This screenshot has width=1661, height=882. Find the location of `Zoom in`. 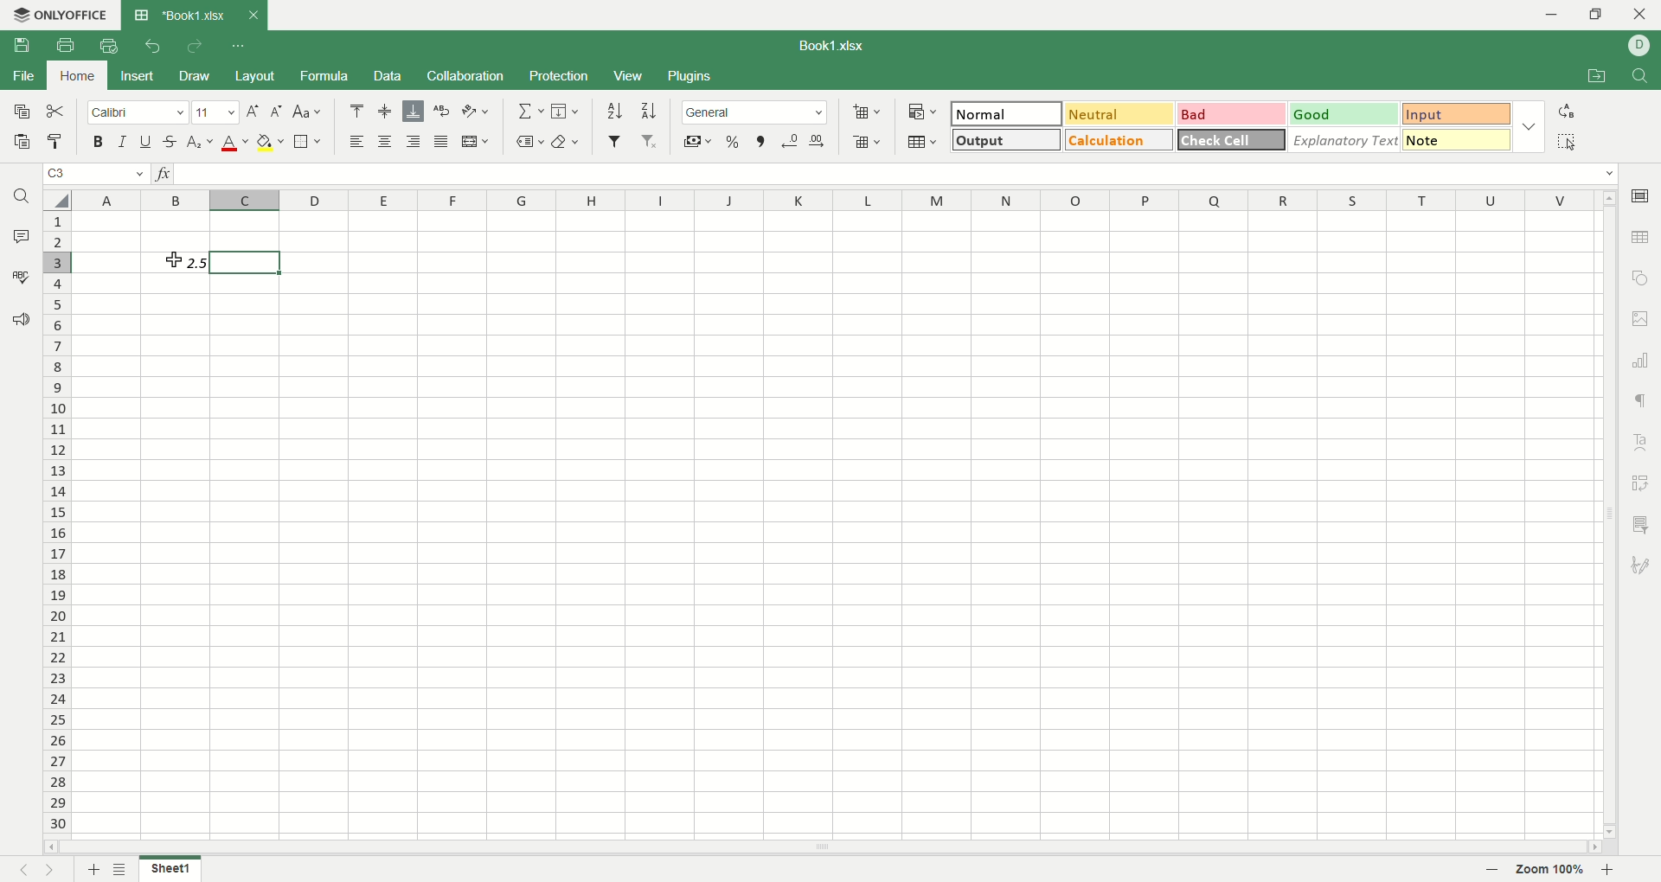

Zoom in is located at coordinates (1606, 870).